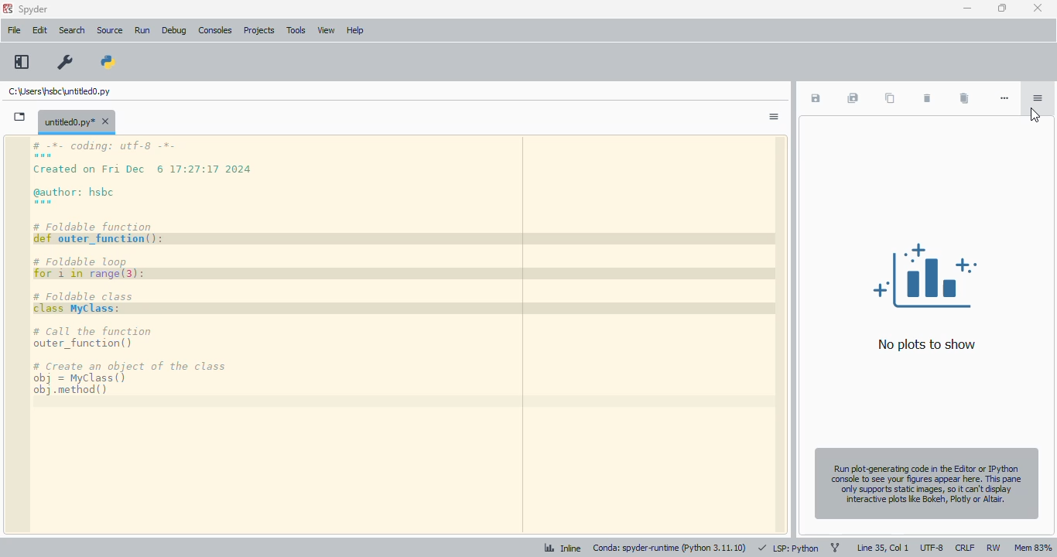 Image resolution: width=1057 pixels, height=557 pixels. What do you see at coordinates (882, 548) in the screenshot?
I see `line 35, col 1` at bounding box center [882, 548].